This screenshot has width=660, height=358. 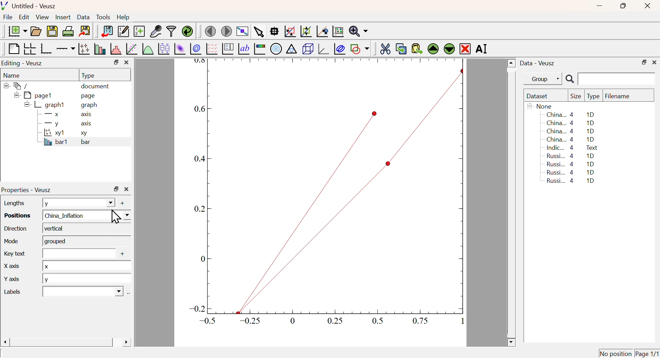 What do you see at coordinates (571, 132) in the screenshot?
I see `China... 4 1D` at bounding box center [571, 132].